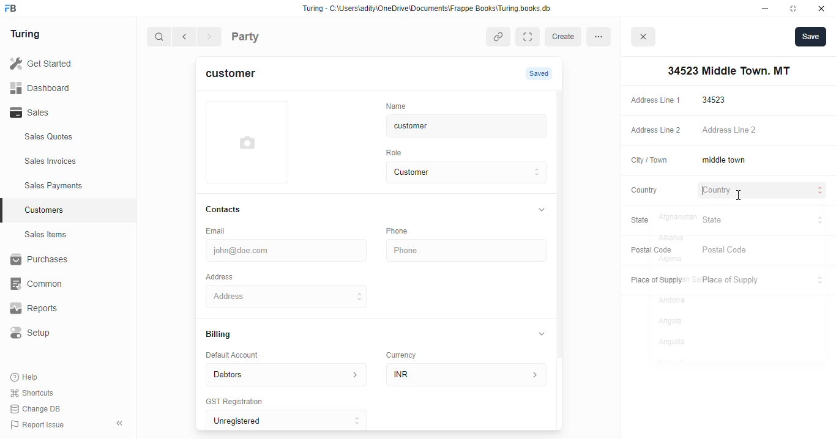  I want to click on Customers, so click(75, 208).